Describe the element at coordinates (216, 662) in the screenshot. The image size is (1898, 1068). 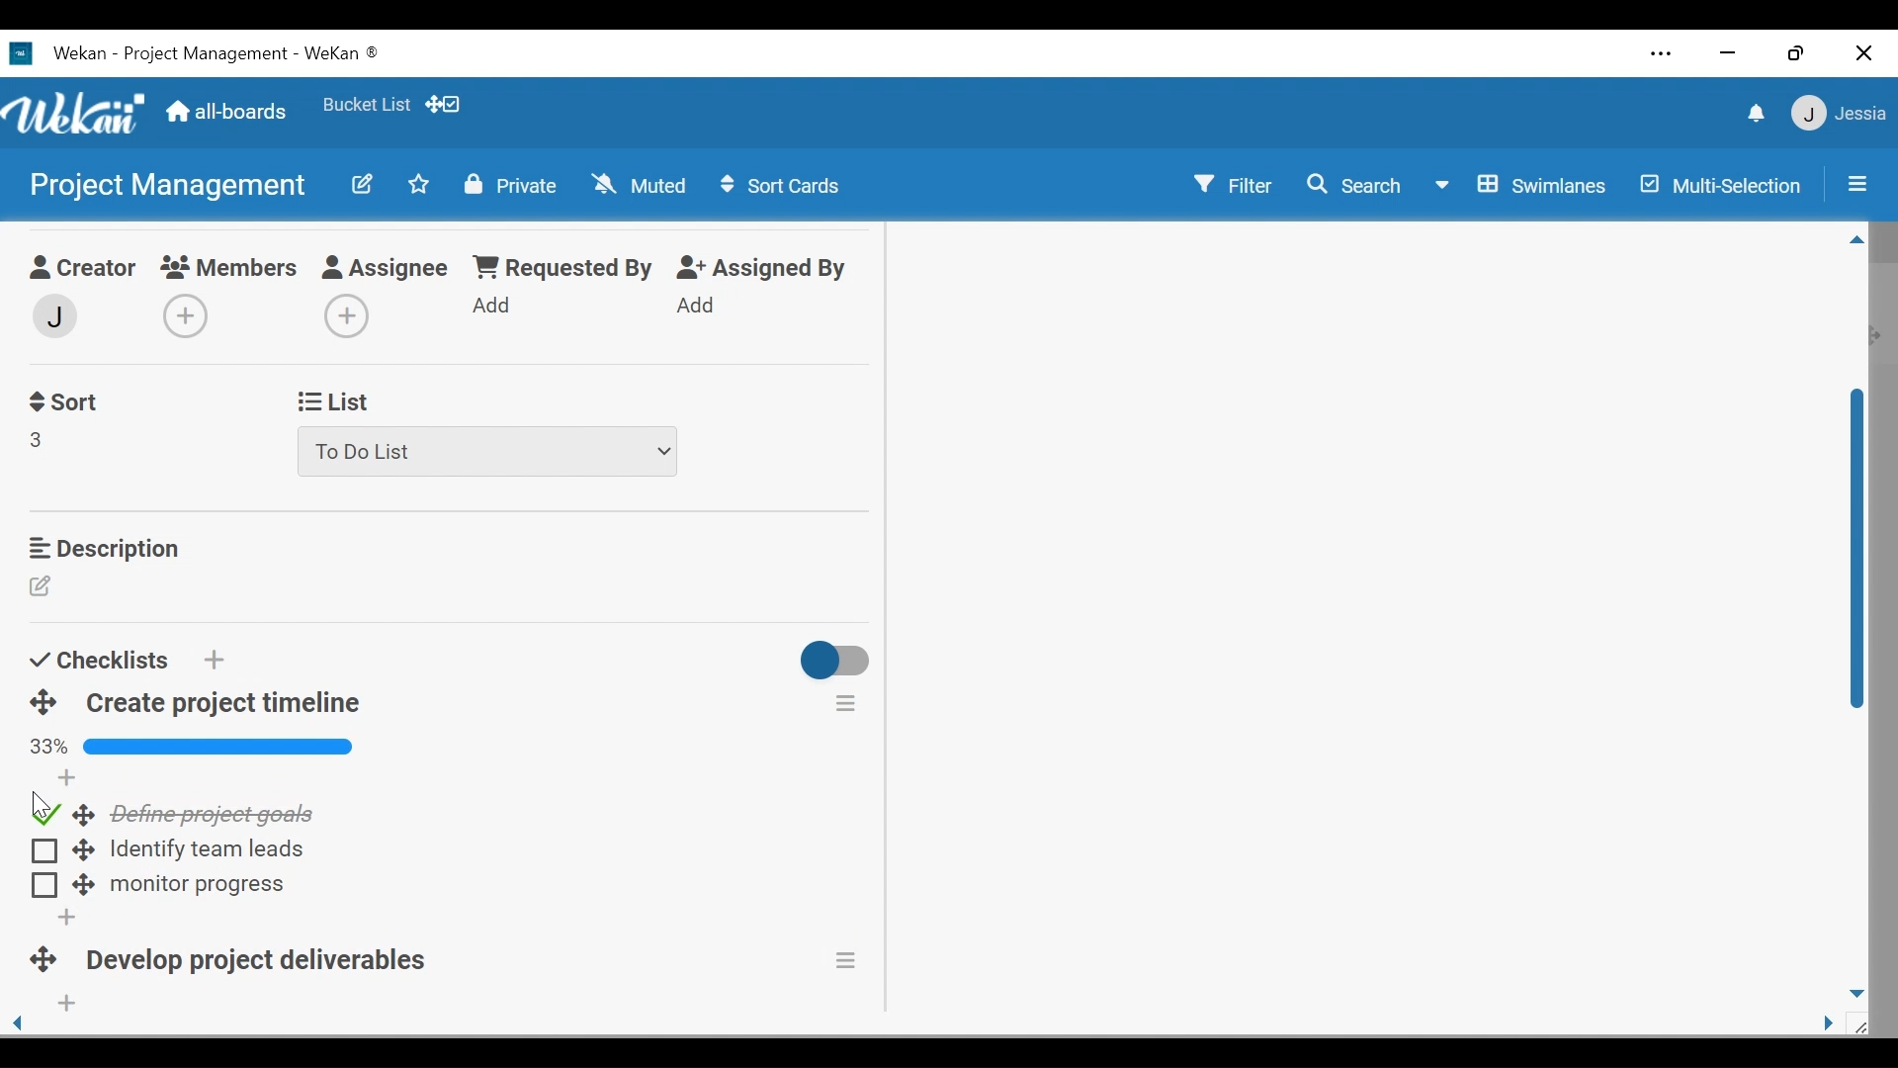
I see `` at that location.